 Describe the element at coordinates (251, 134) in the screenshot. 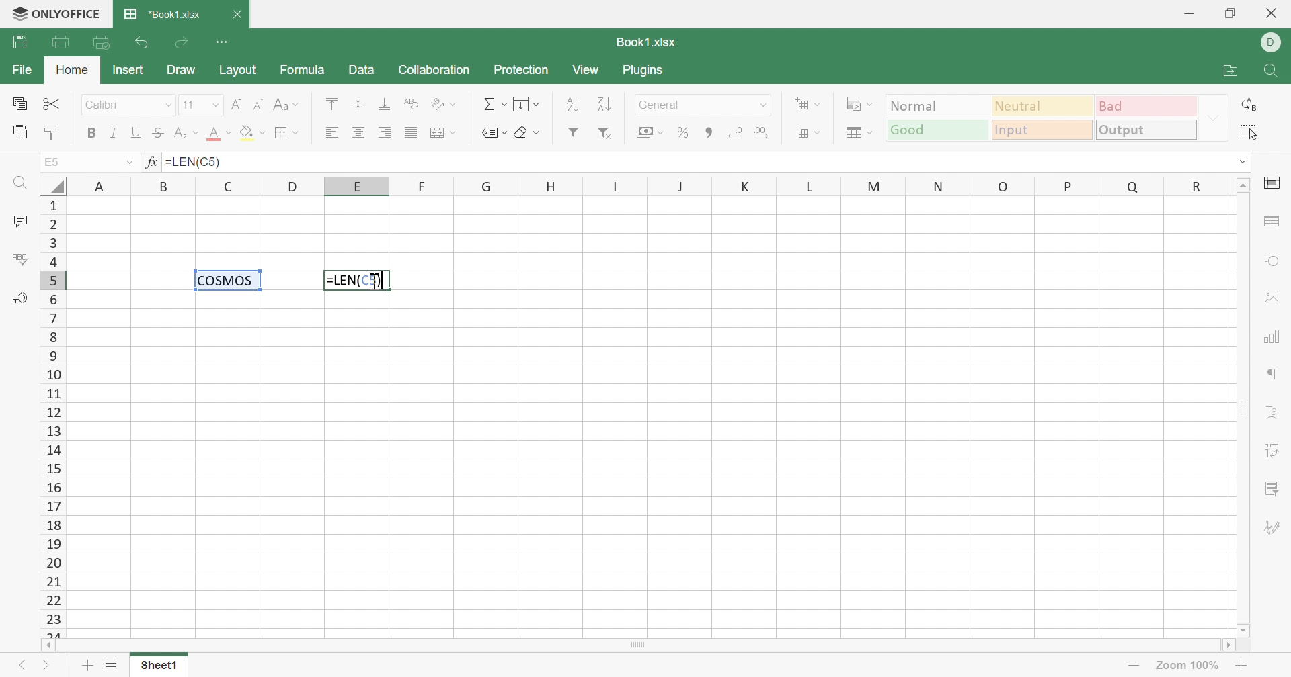

I see `Fill Color` at that location.